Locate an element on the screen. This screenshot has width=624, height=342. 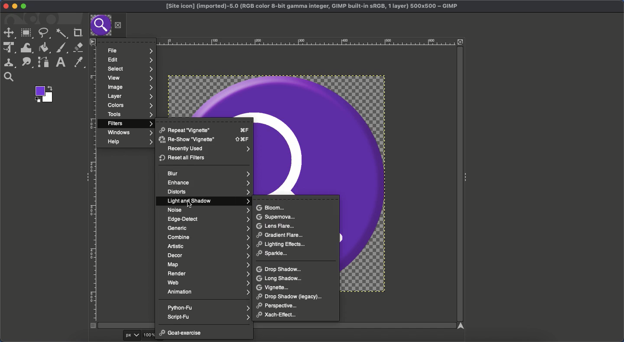
Light and shadow is located at coordinates (208, 202).